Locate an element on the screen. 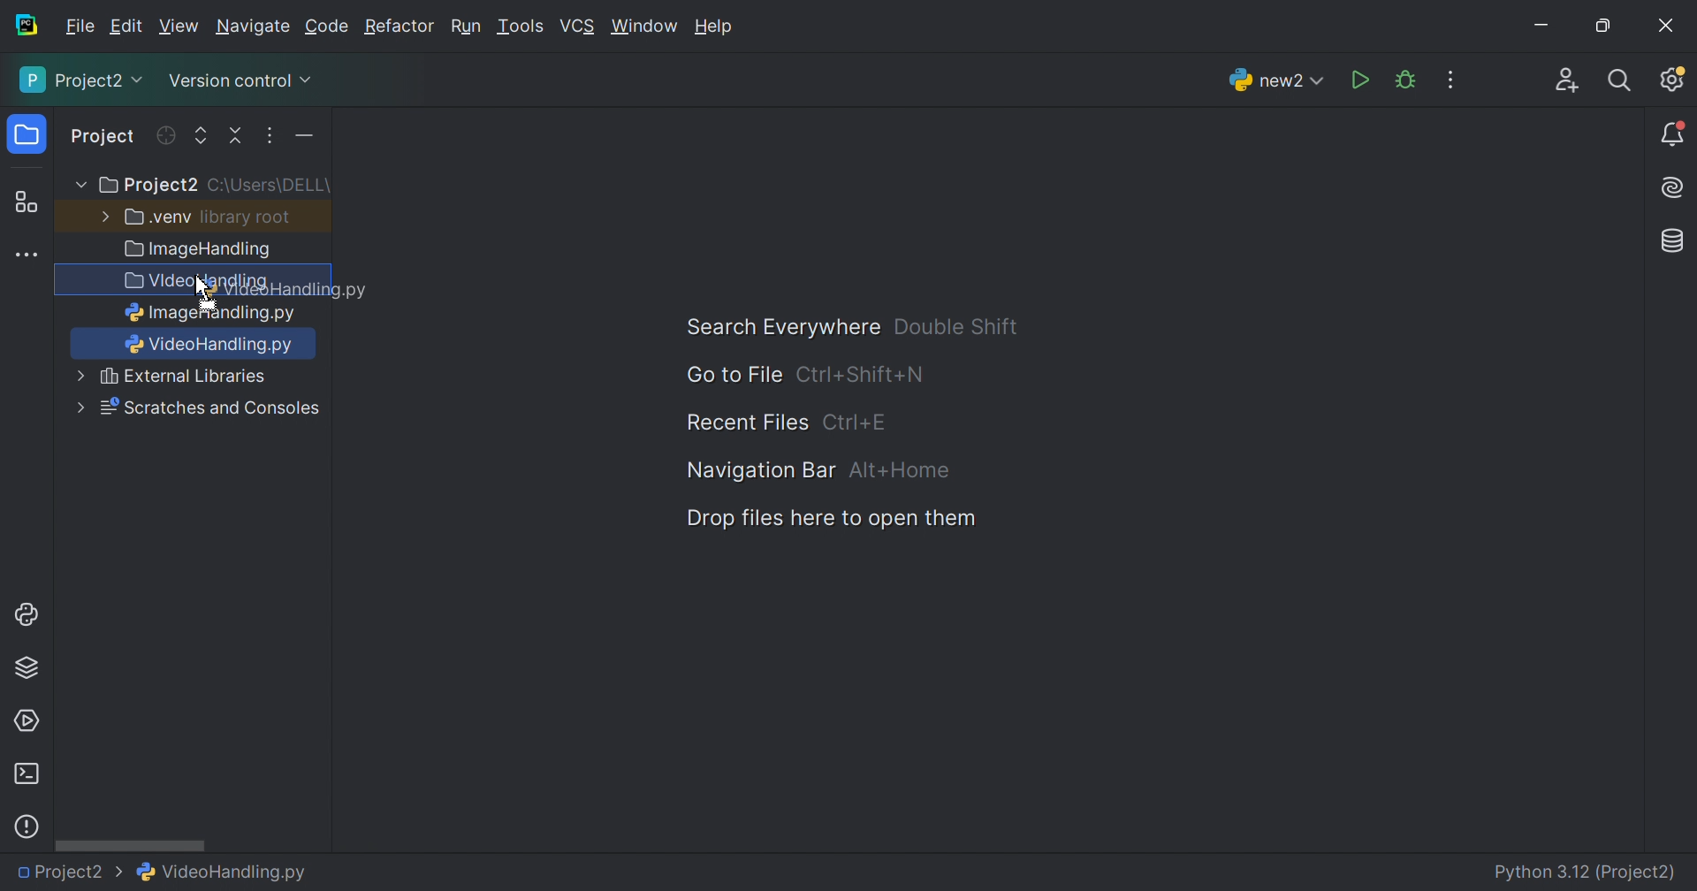 This screenshot has width=1697, height=891. Run is located at coordinates (466, 28).